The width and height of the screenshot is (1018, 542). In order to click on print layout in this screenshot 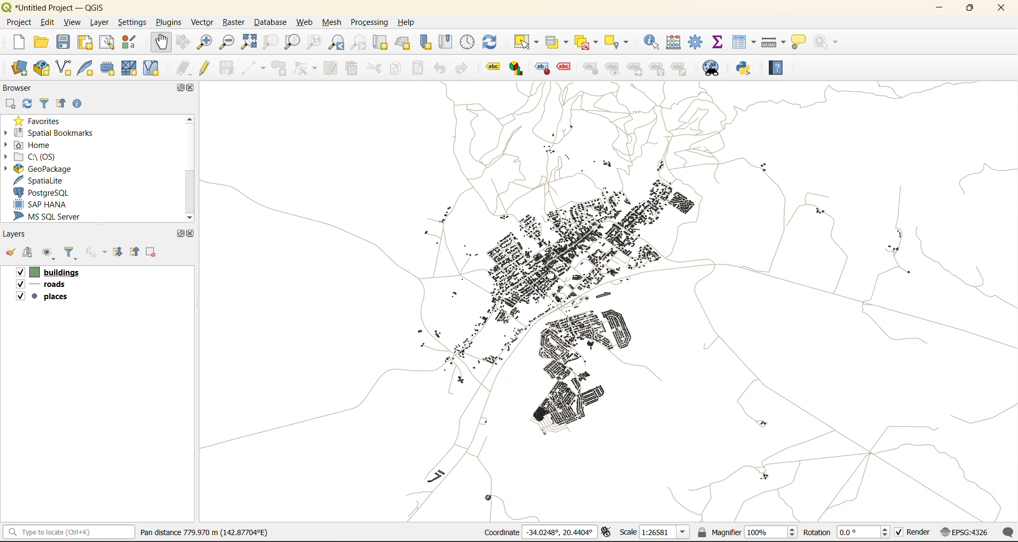, I will do `click(83, 42)`.